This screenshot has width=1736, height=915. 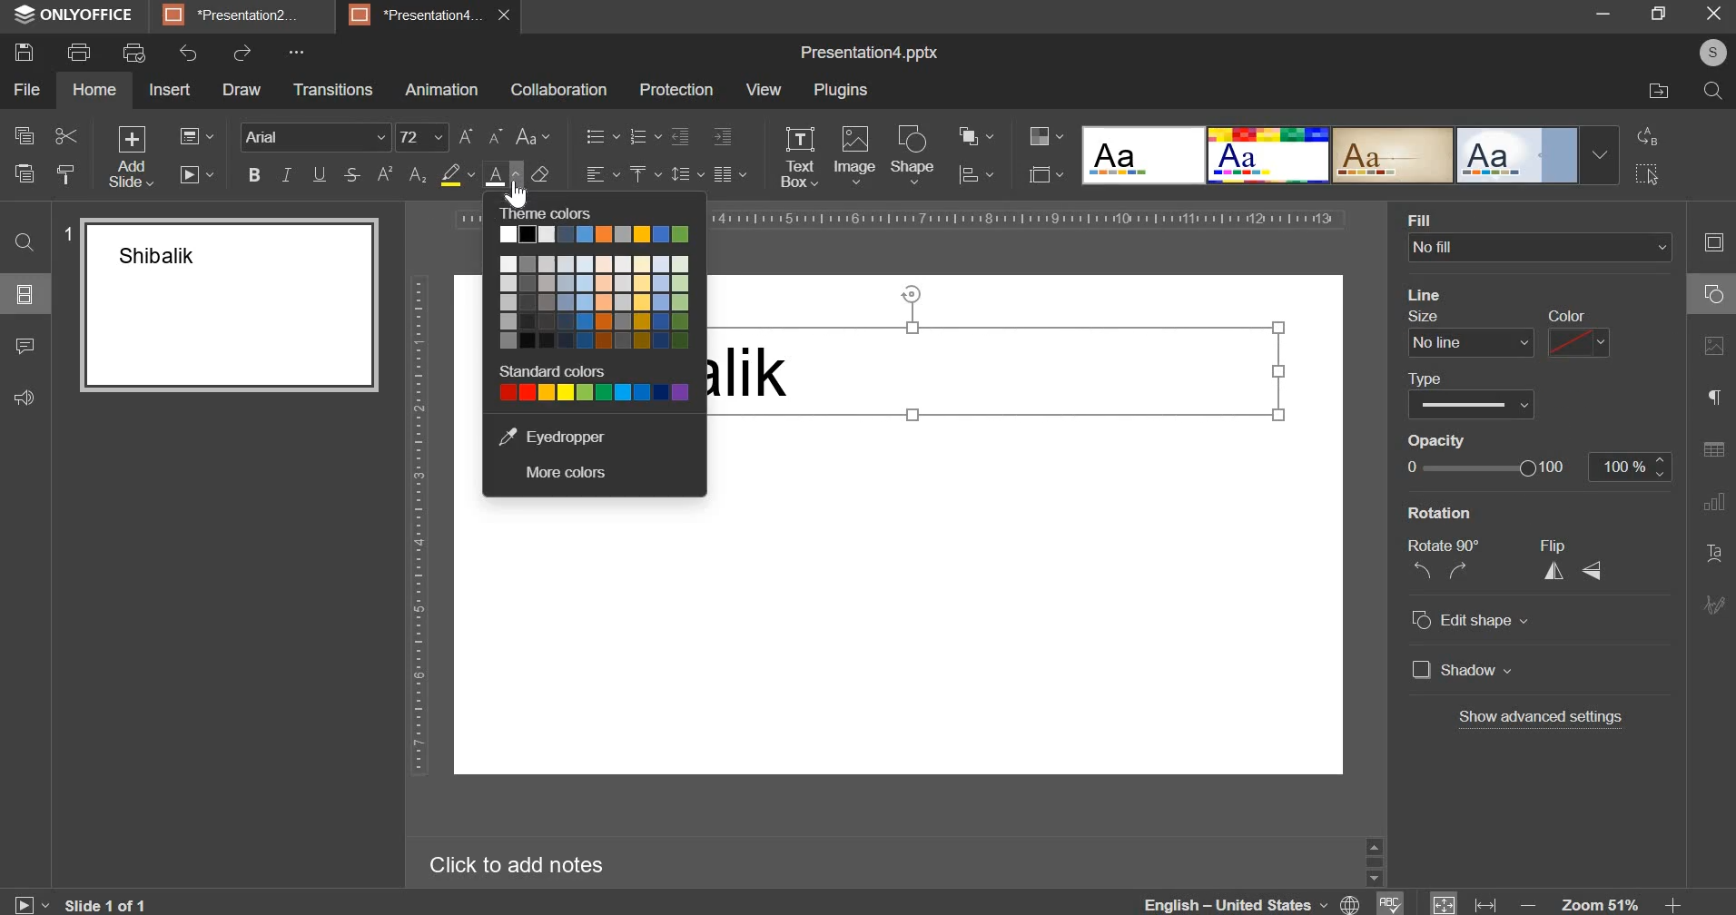 I want to click on copy styles, so click(x=66, y=174).